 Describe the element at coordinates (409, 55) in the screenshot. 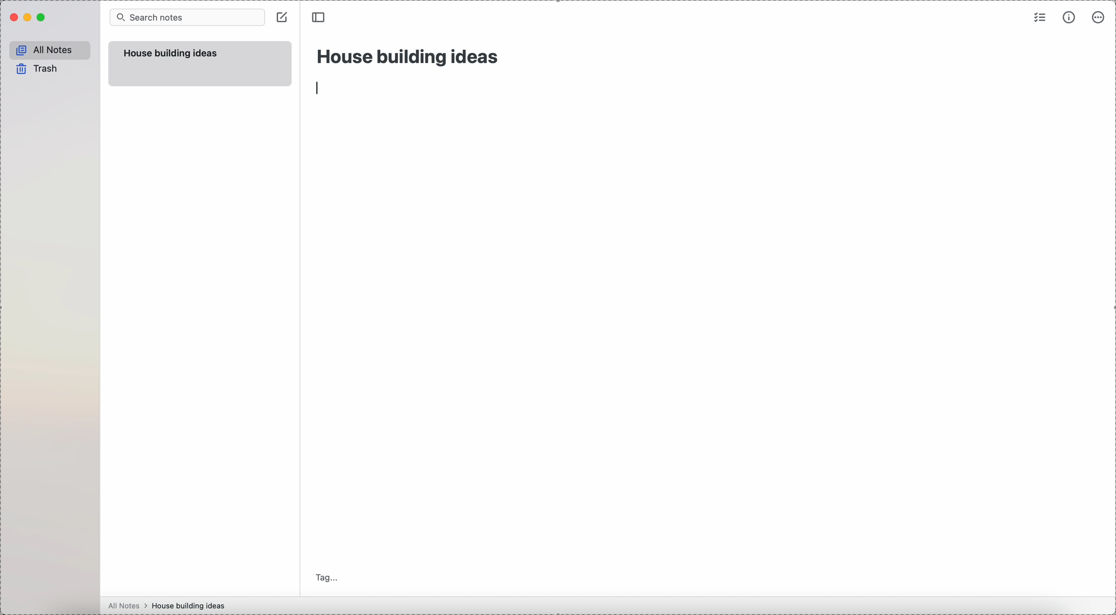

I see `house building ideas` at that location.